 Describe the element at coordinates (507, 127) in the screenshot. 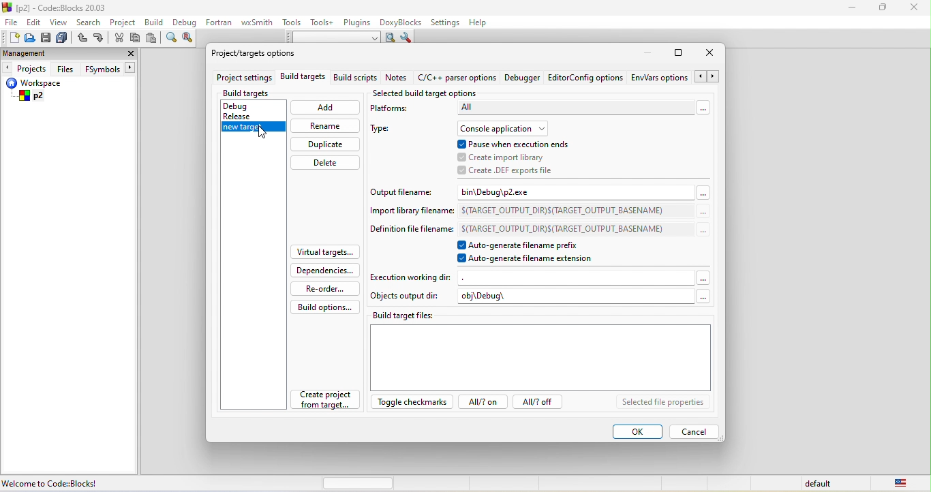

I see `console application` at that location.